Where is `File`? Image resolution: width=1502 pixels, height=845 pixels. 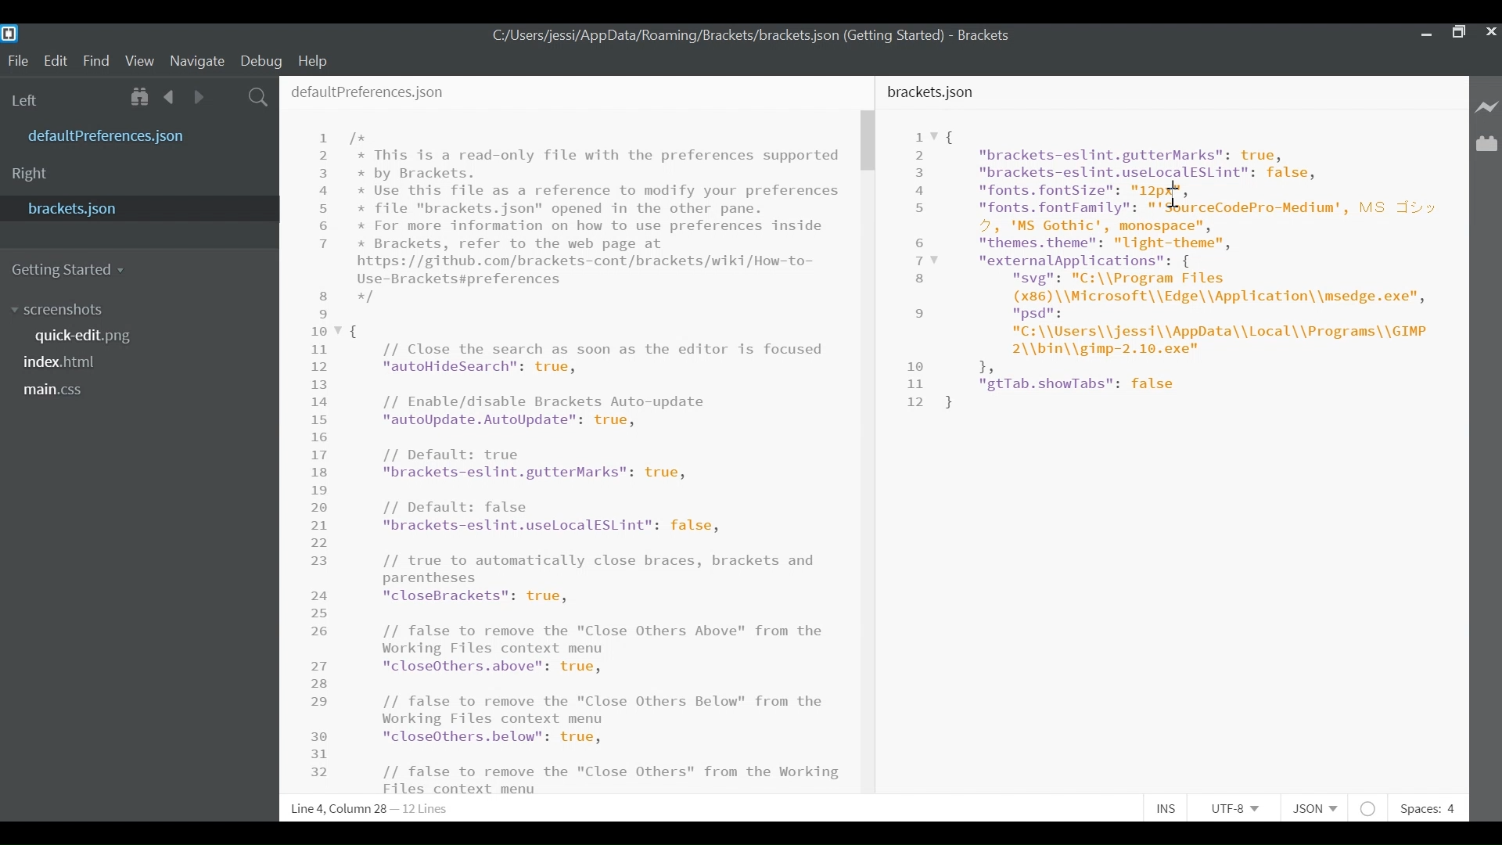
File is located at coordinates (17, 61).